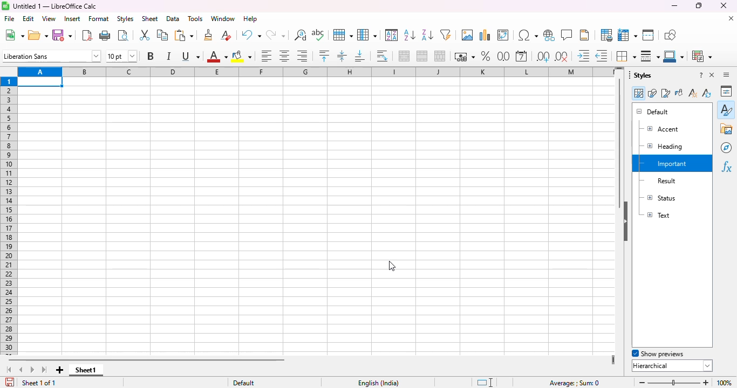  I want to click on new, so click(13, 35).